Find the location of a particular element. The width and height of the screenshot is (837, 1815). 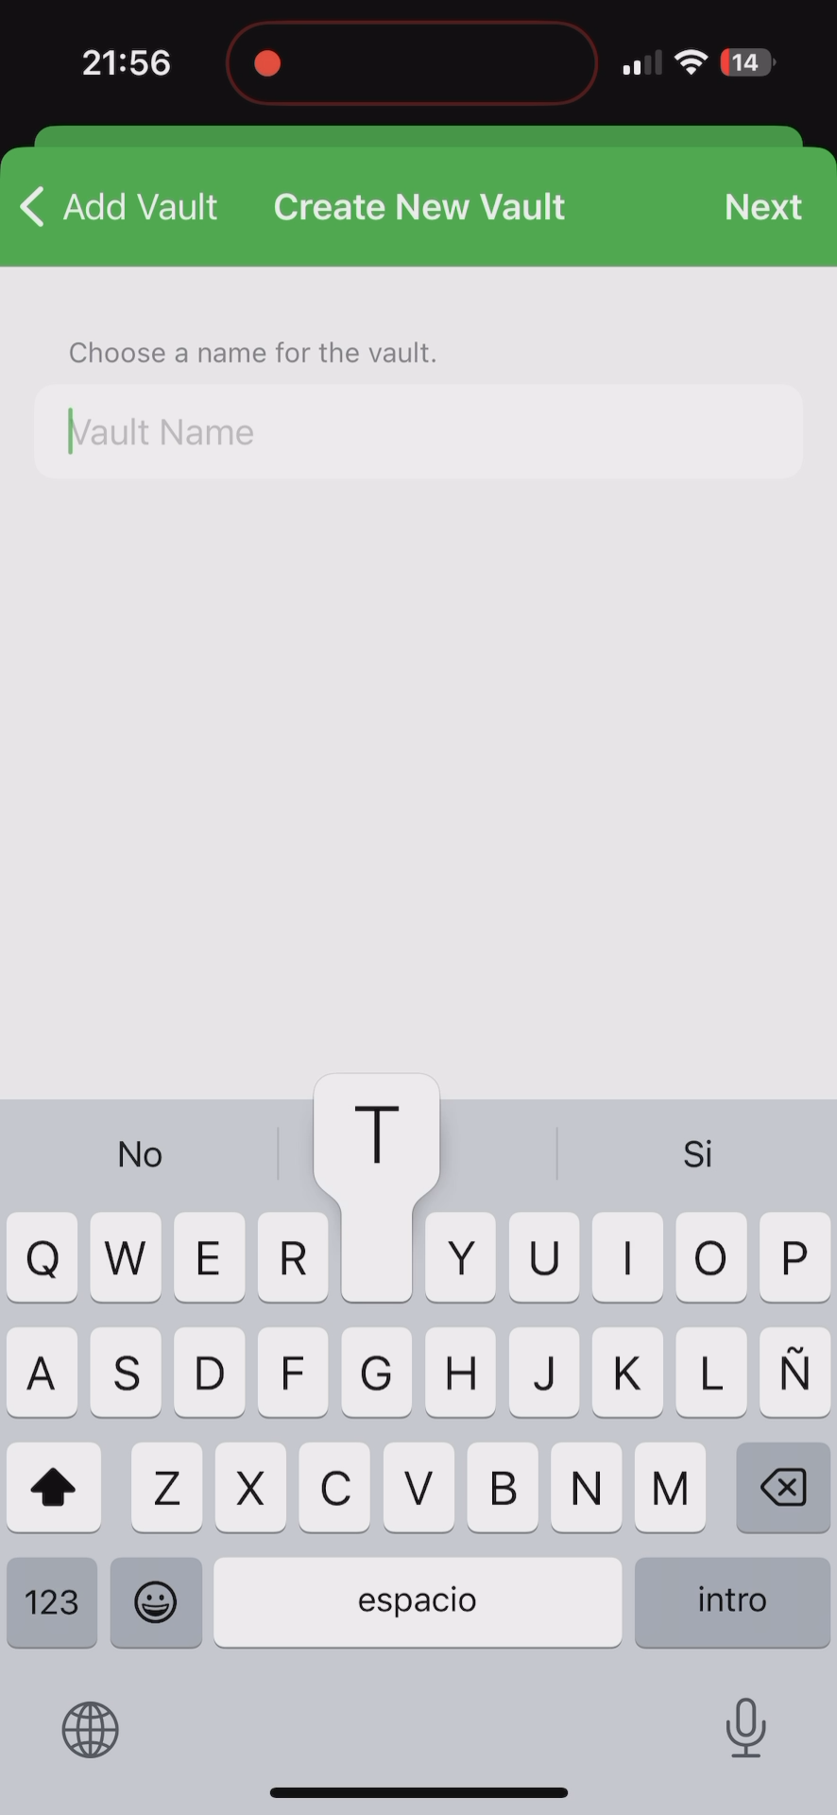

create new is located at coordinates (418, 209).